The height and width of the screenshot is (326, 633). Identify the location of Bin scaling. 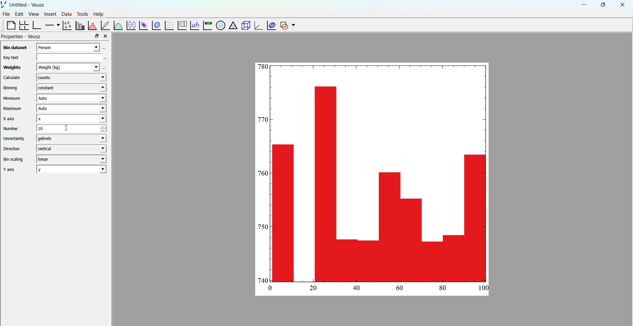
(14, 159).